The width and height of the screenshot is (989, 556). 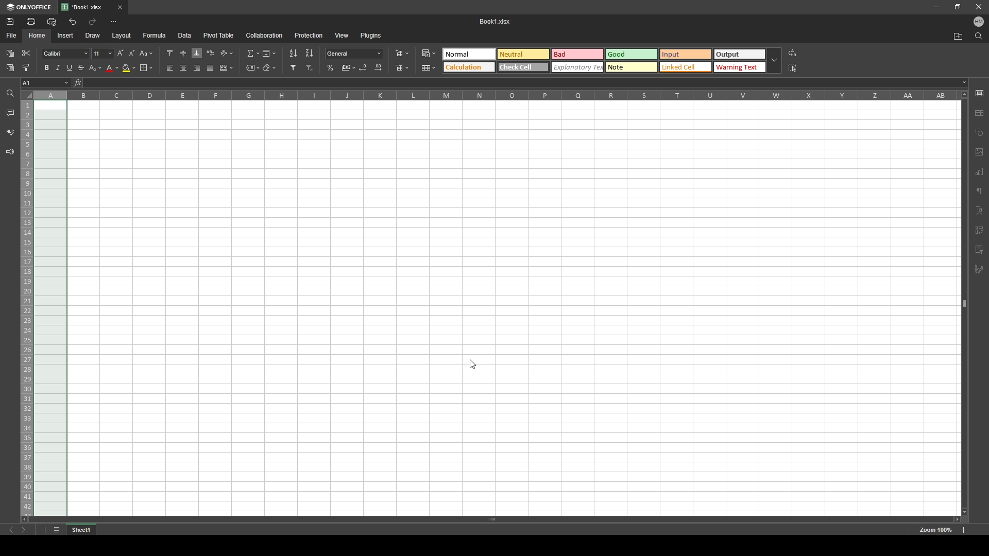 What do you see at coordinates (936, 530) in the screenshot?
I see `zoom` at bounding box center [936, 530].